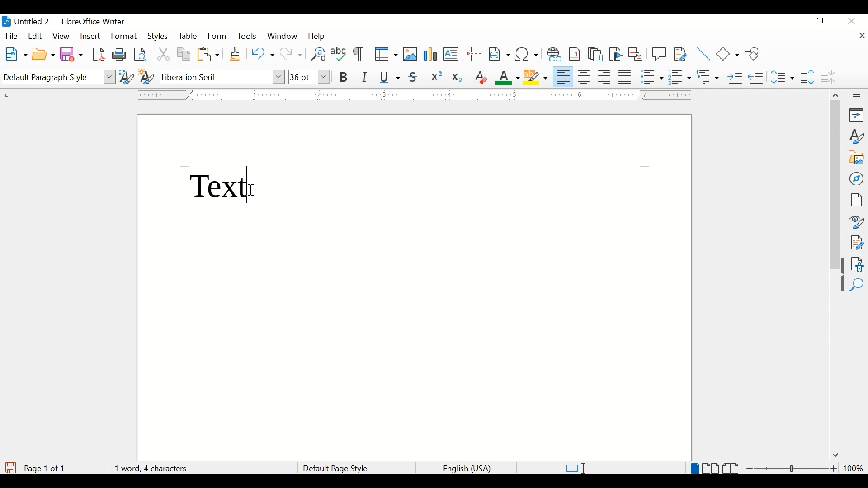 The width and height of the screenshot is (868, 488). Describe the element at coordinates (188, 36) in the screenshot. I see `table` at that location.